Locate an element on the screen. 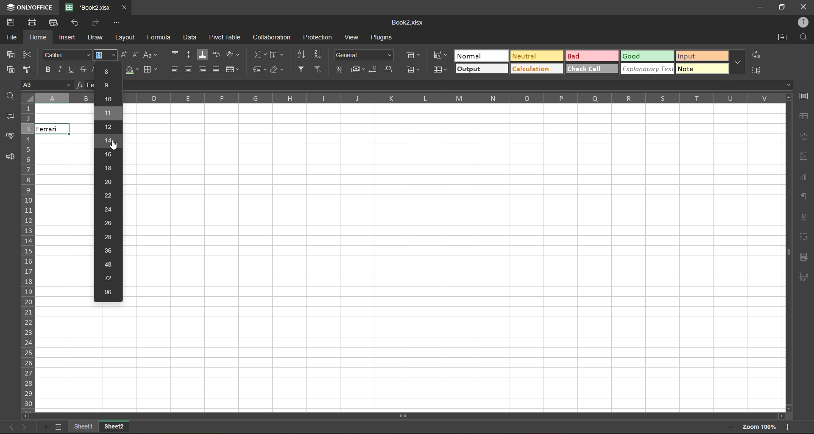 This screenshot has height=434, width=814. calculation is located at coordinates (537, 70).